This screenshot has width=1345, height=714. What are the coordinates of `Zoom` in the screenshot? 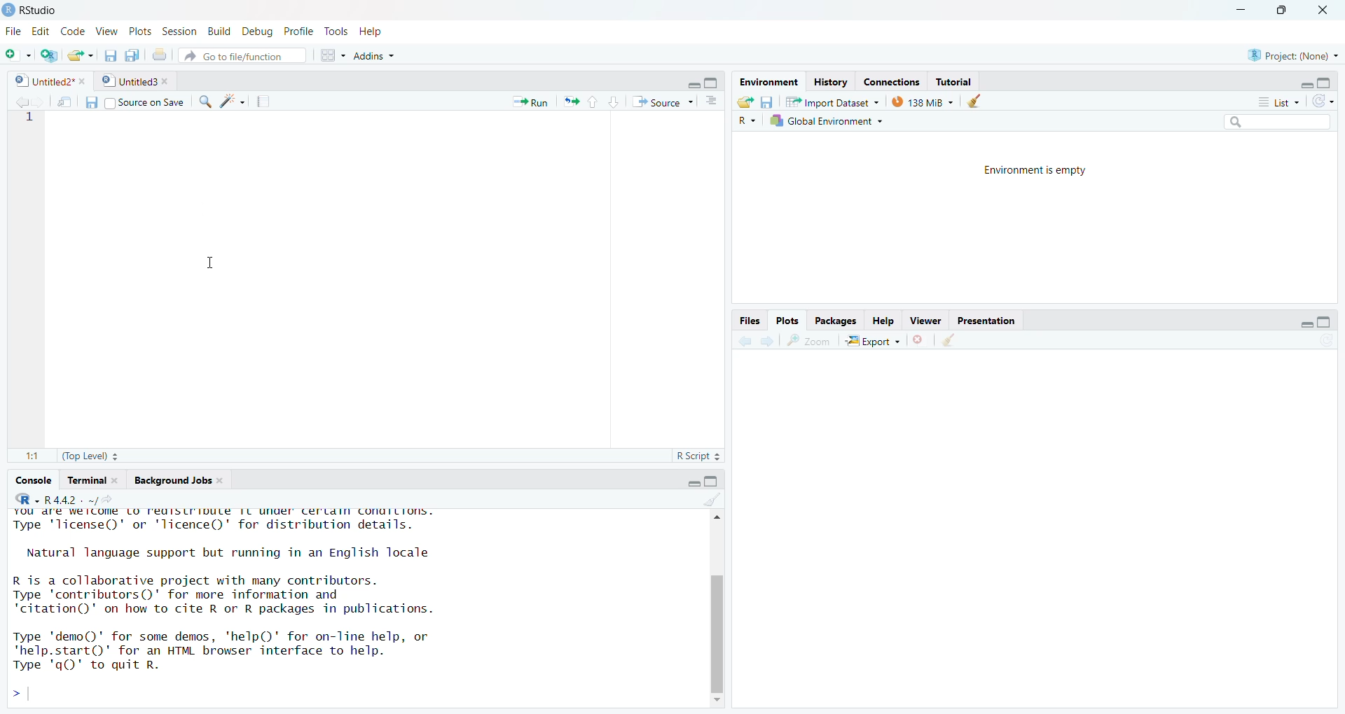 It's located at (813, 341).